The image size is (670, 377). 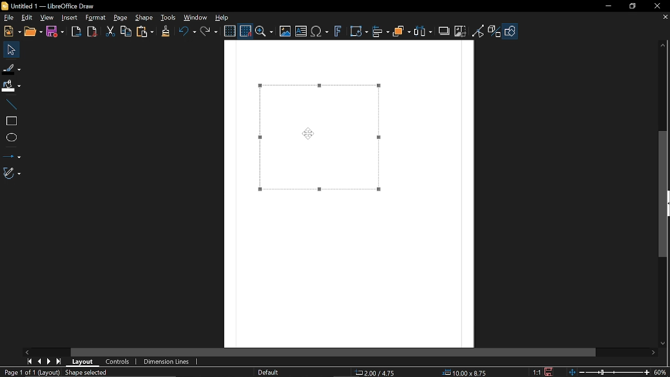 What do you see at coordinates (32, 32) in the screenshot?
I see `Open` at bounding box center [32, 32].